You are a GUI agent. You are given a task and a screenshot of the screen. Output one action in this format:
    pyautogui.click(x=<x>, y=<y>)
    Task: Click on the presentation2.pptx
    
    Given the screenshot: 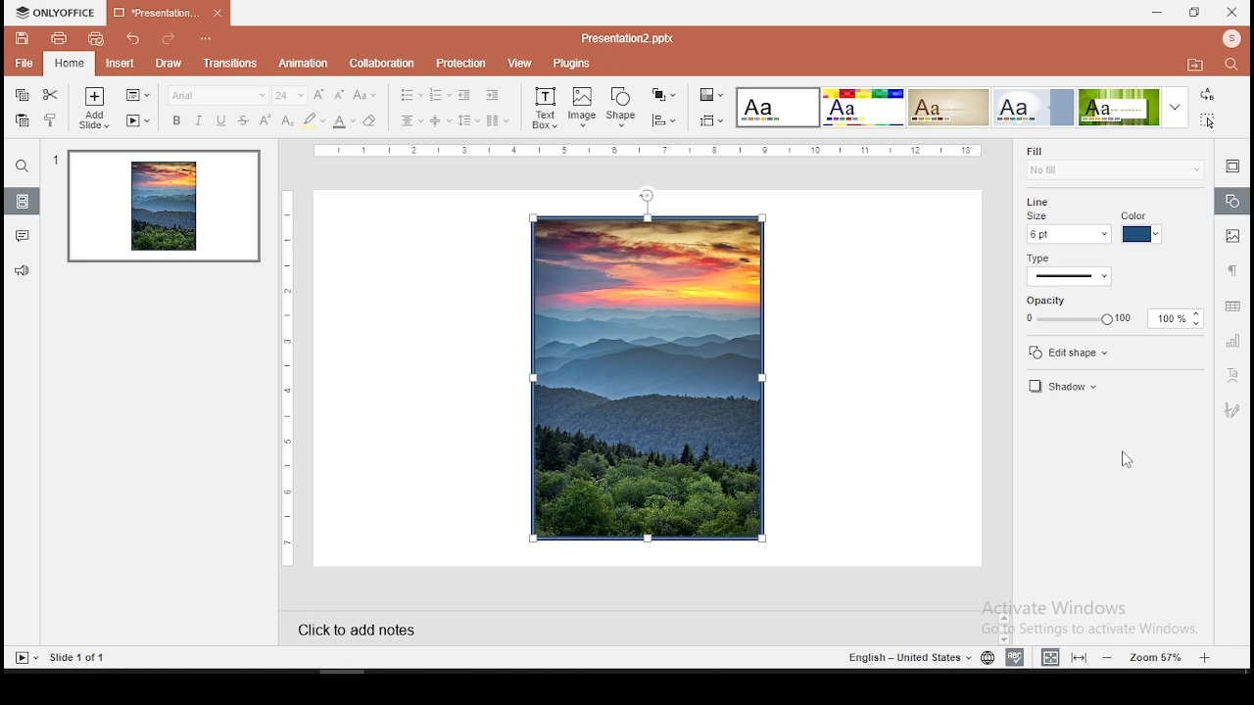 What is the action you would take?
    pyautogui.click(x=621, y=37)
    